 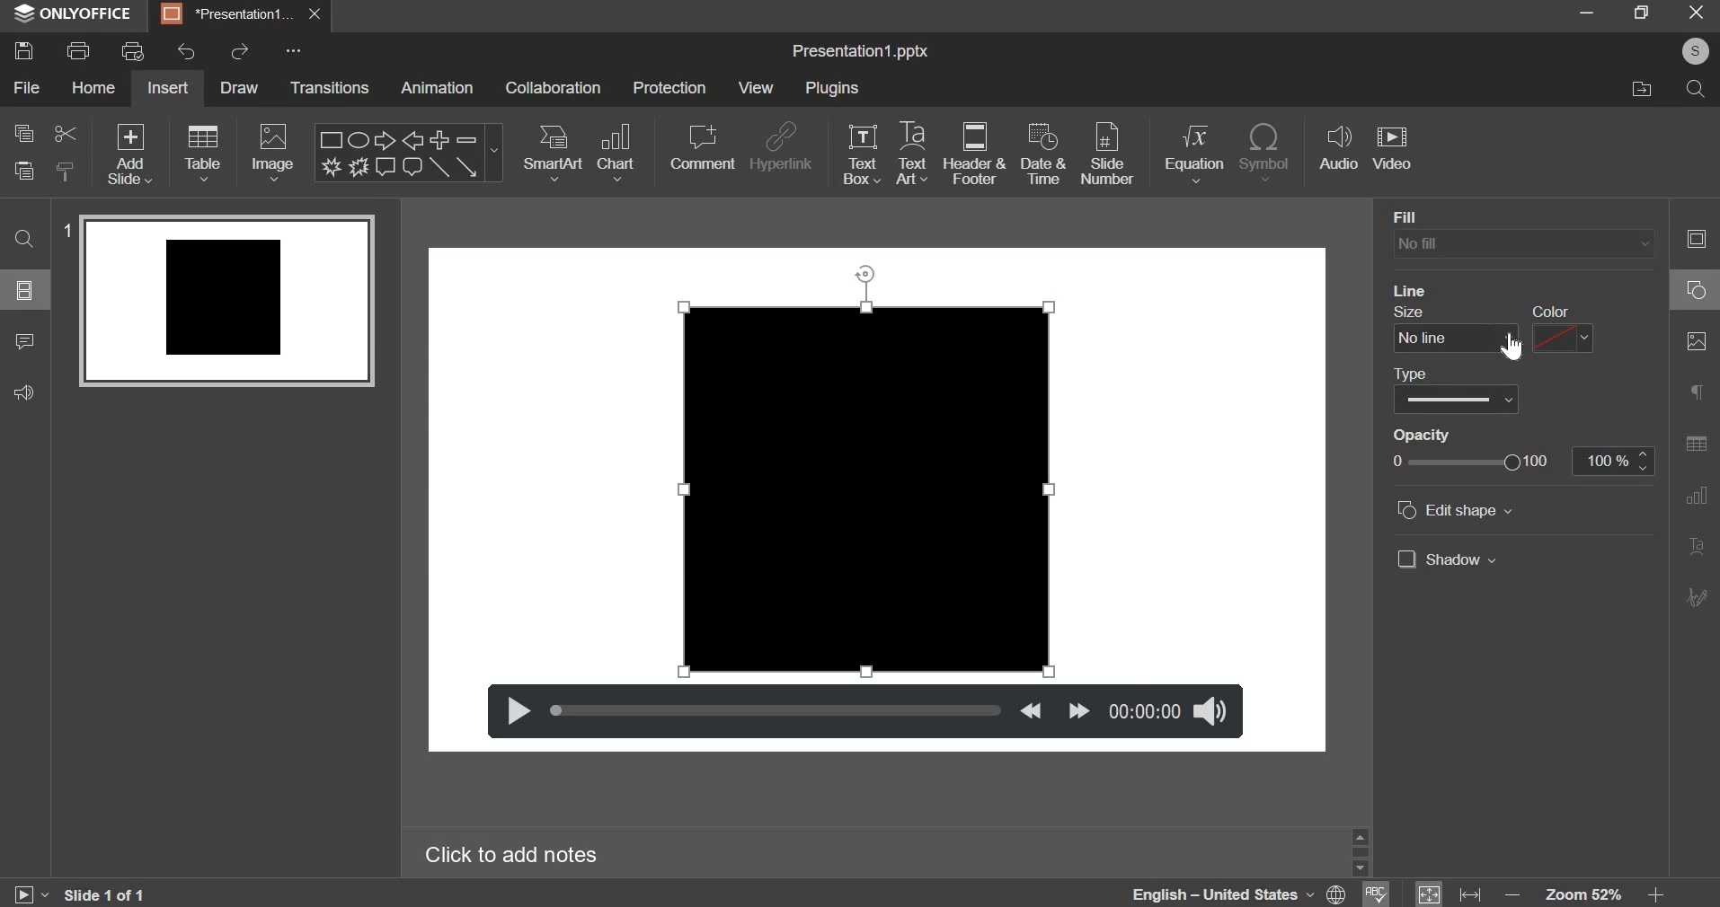 What do you see at coordinates (554, 153) in the screenshot?
I see `smartart` at bounding box center [554, 153].